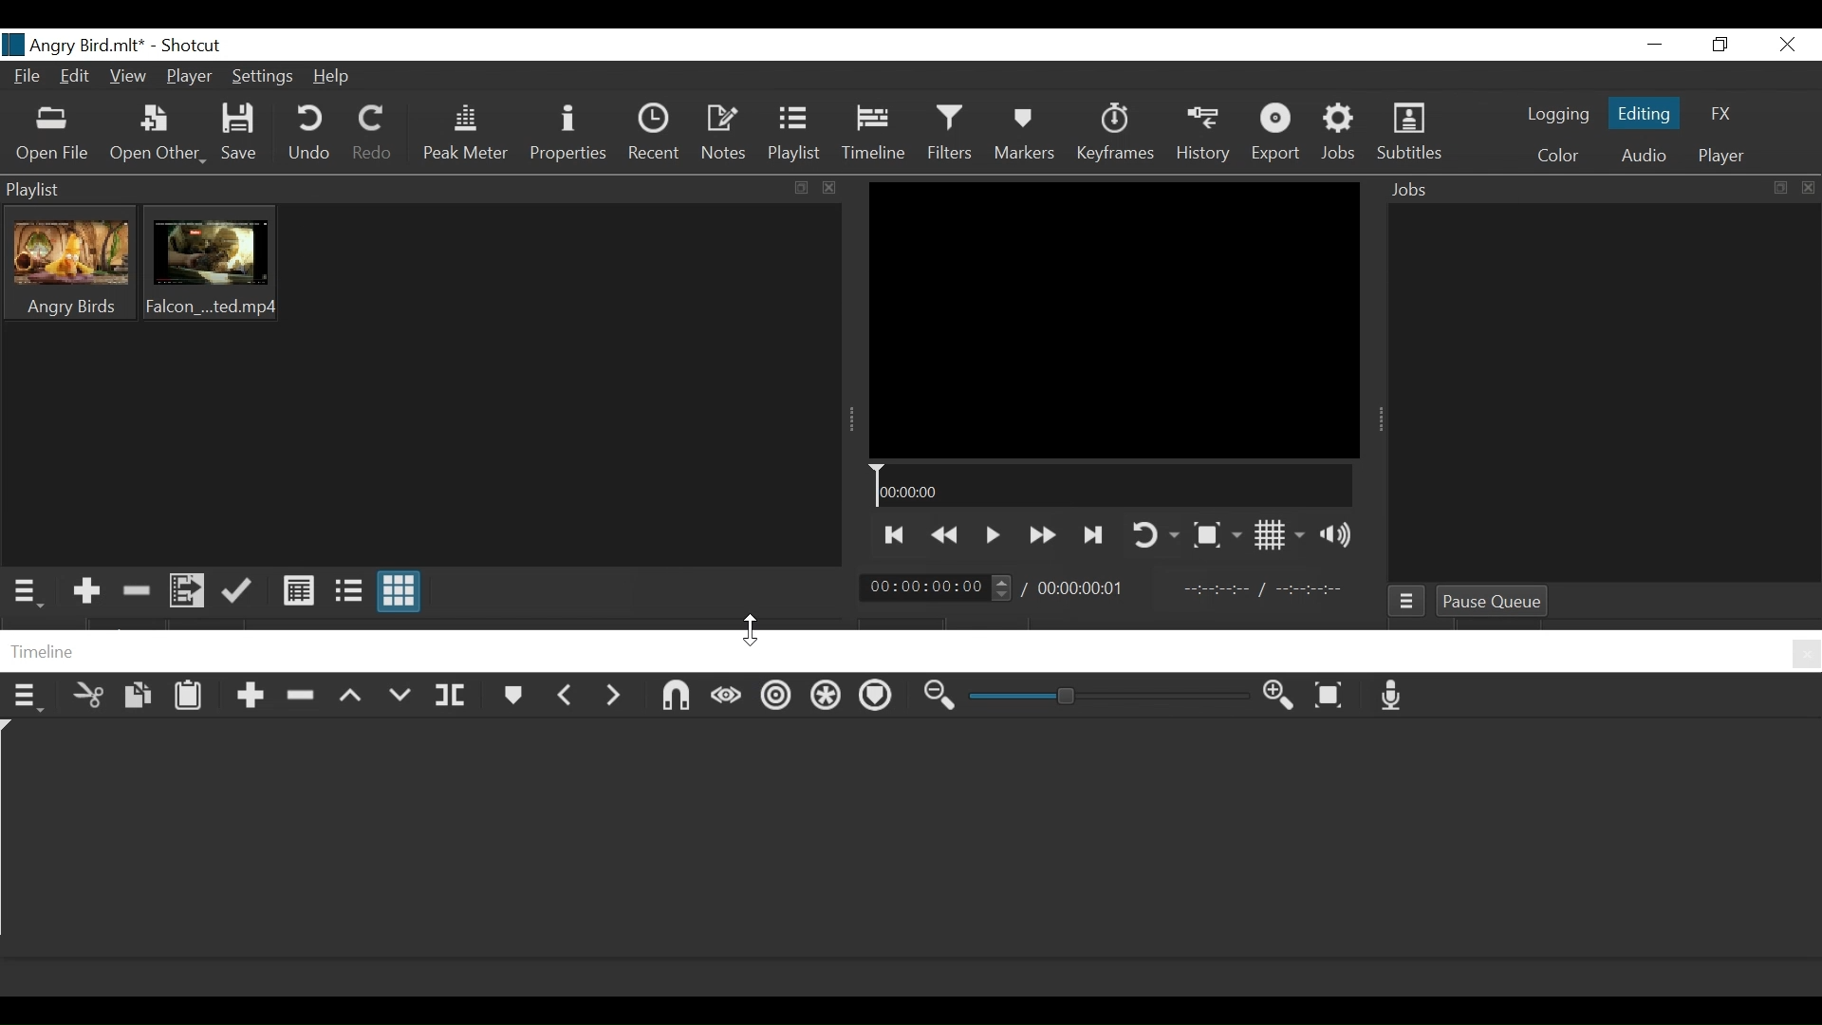 This screenshot has height=1025, width=1822. What do you see at coordinates (1642, 157) in the screenshot?
I see `Audio` at bounding box center [1642, 157].